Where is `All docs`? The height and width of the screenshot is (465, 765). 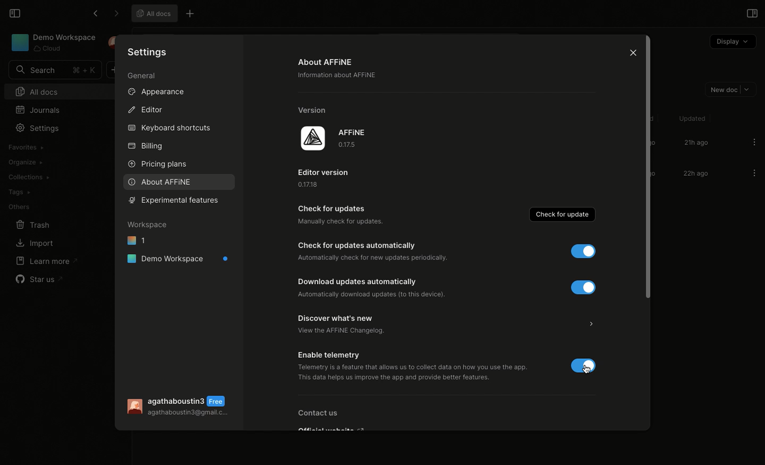
All docs is located at coordinates (152, 13).